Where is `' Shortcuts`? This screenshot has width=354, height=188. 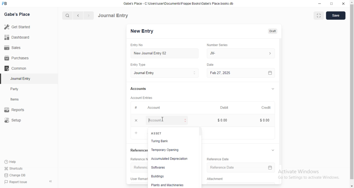 ' Shortcuts is located at coordinates (14, 168).